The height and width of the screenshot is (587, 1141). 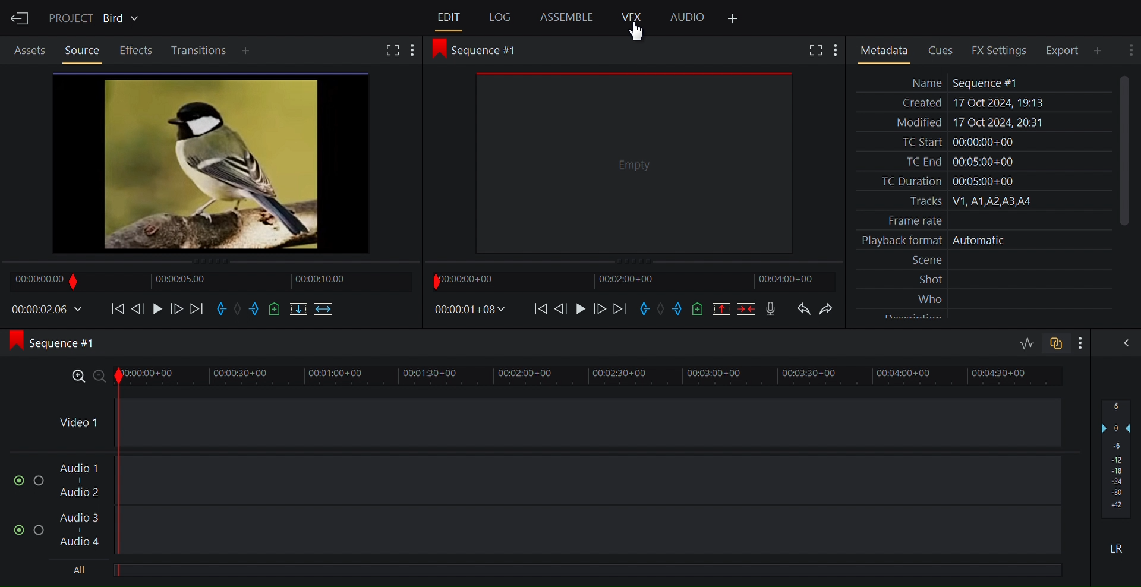 I want to click on cCursor, so click(x=638, y=34).